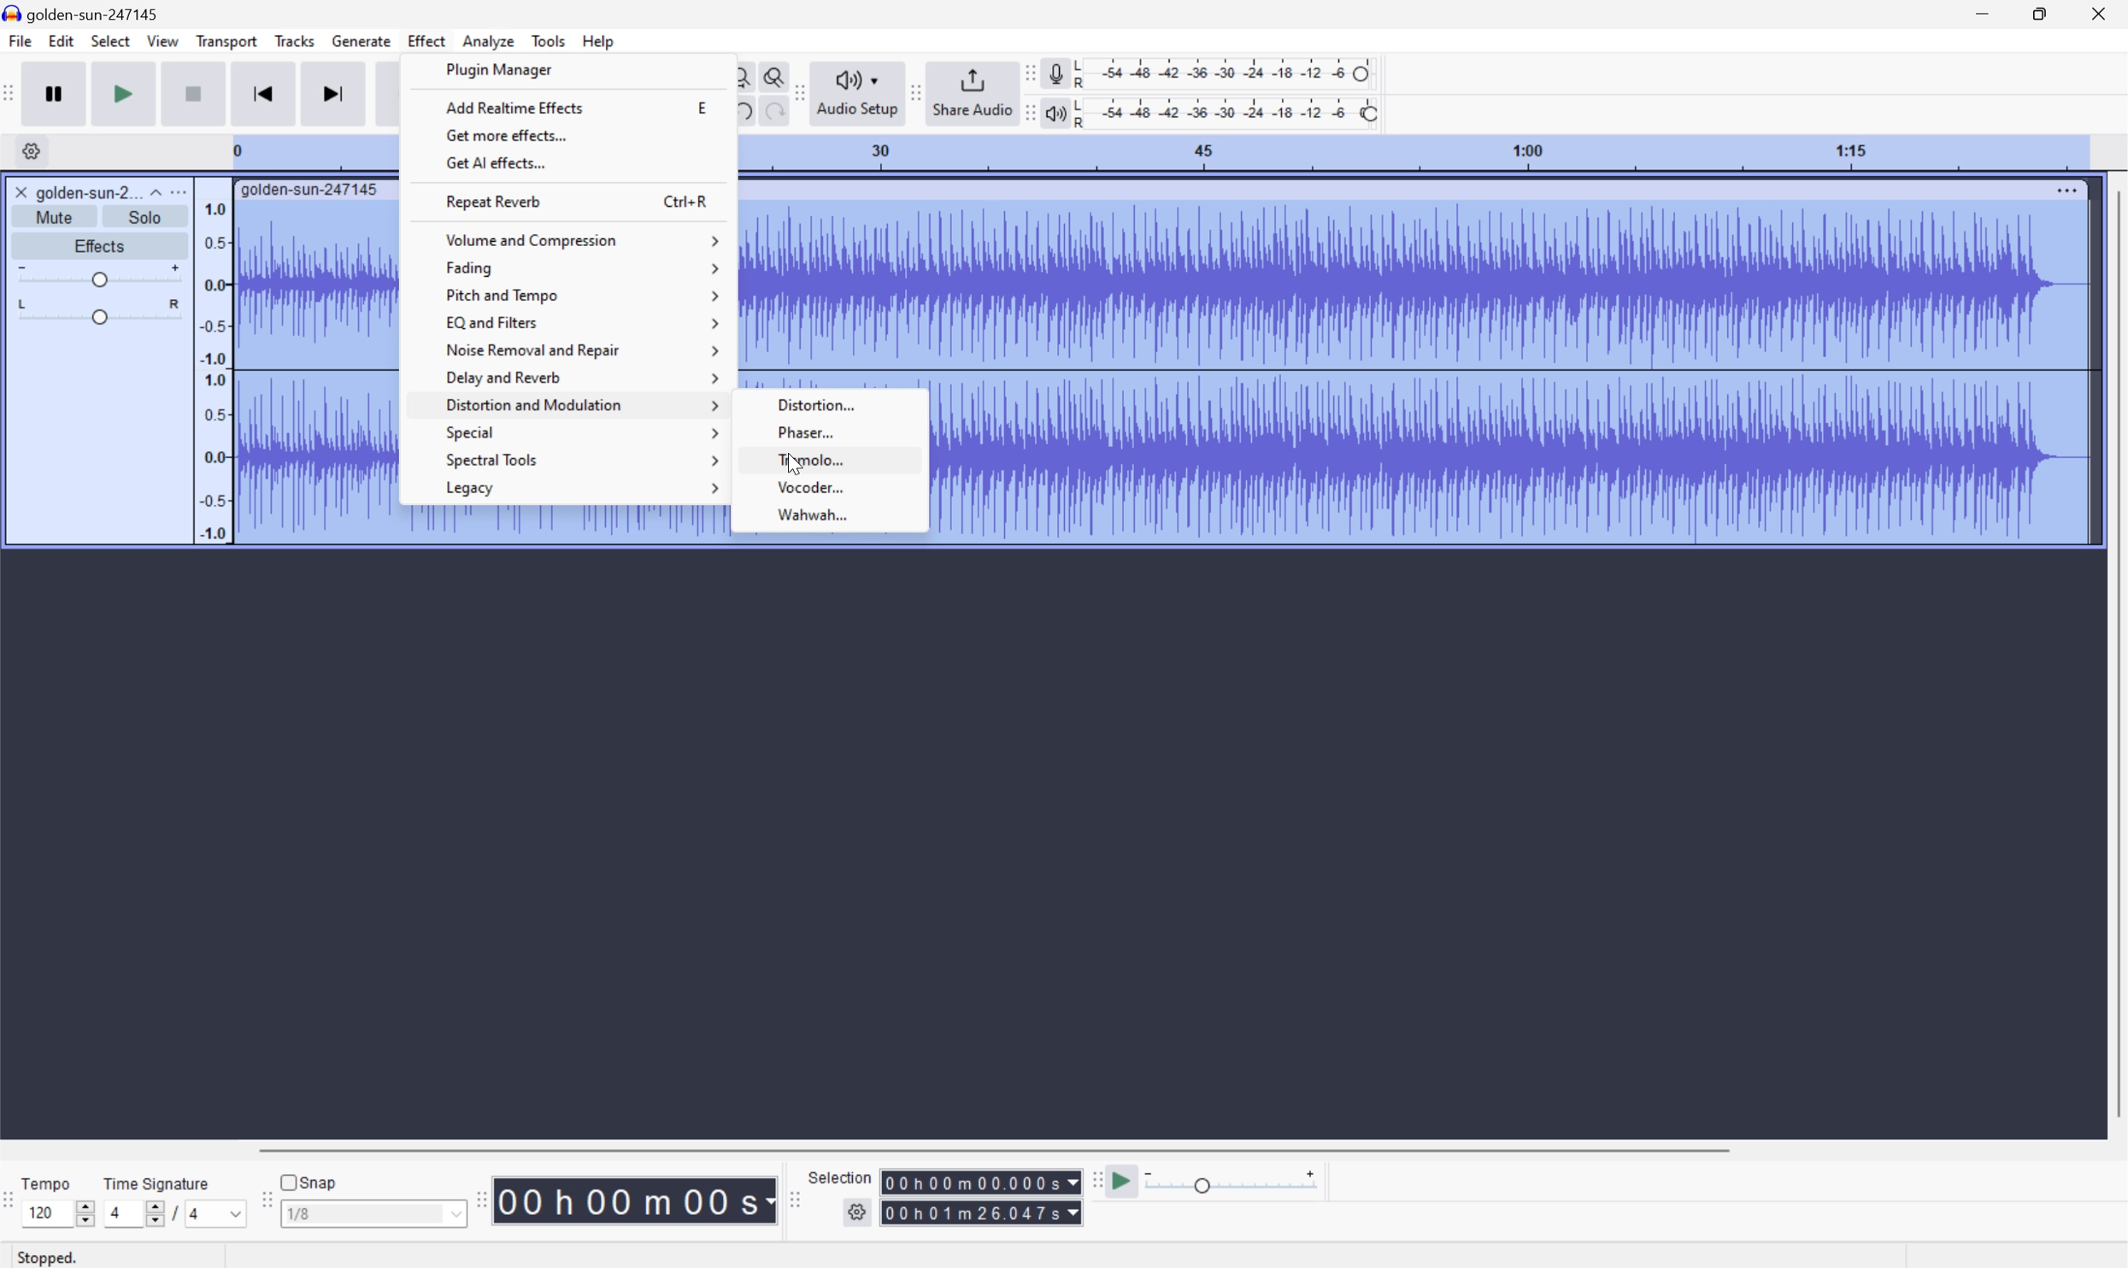 This screenshot has width=2128, height=1268. I want to click on Effects, so click(101, 246).